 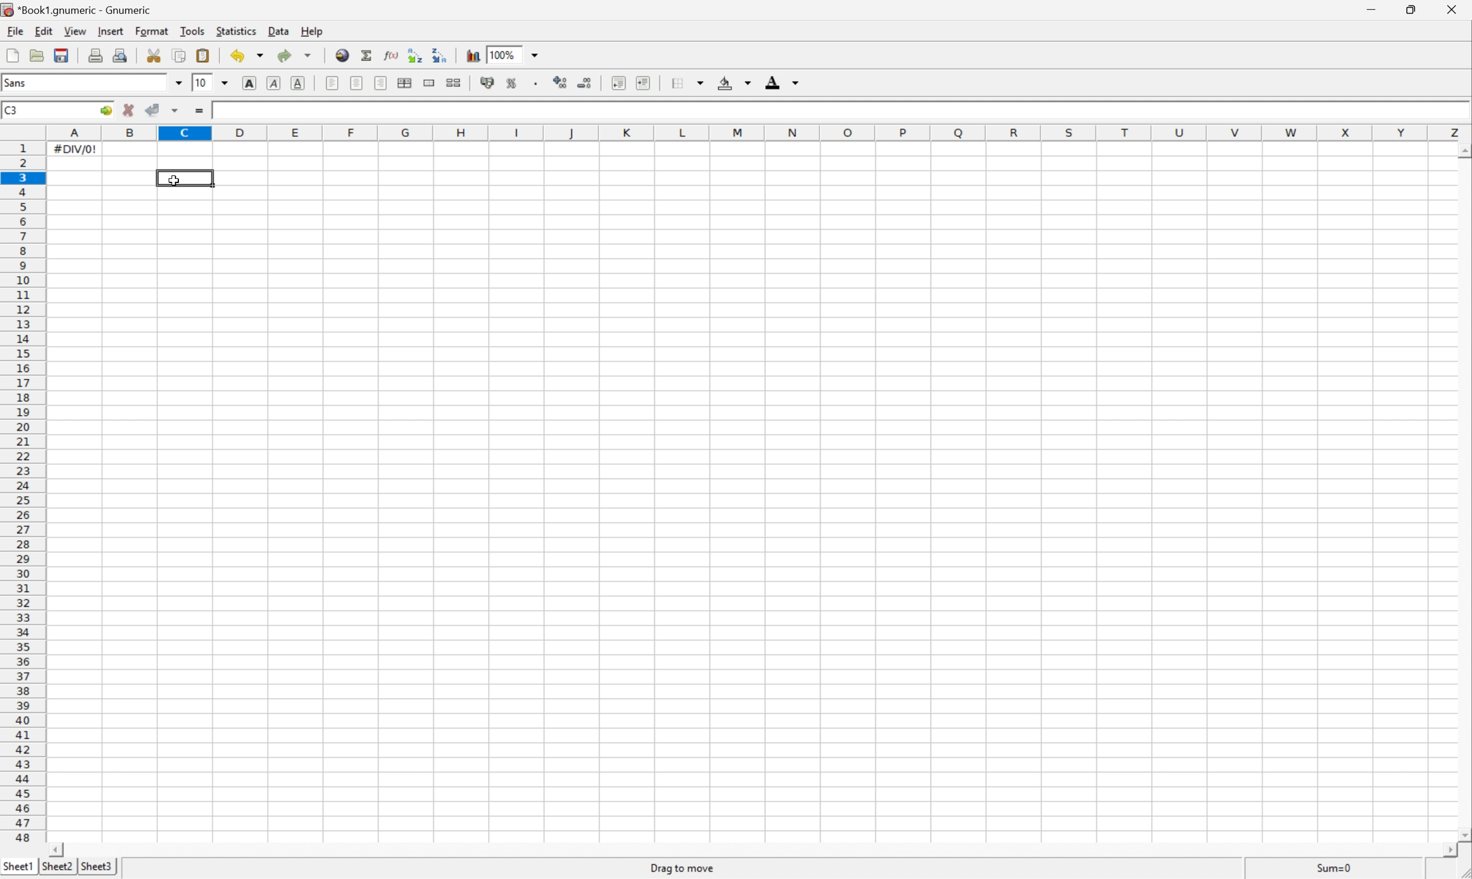 What do you see at coordinates (60, 848) in the screenshot?
I see `Scroll left` at bounding box center [60, 848].